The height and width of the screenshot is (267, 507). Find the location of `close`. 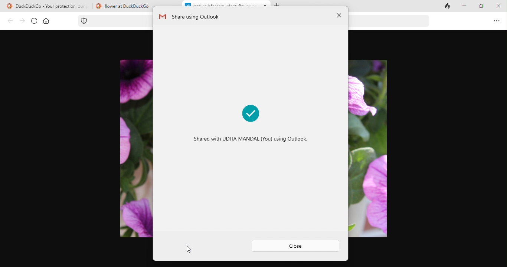

close is located at coordinates (338, 15).